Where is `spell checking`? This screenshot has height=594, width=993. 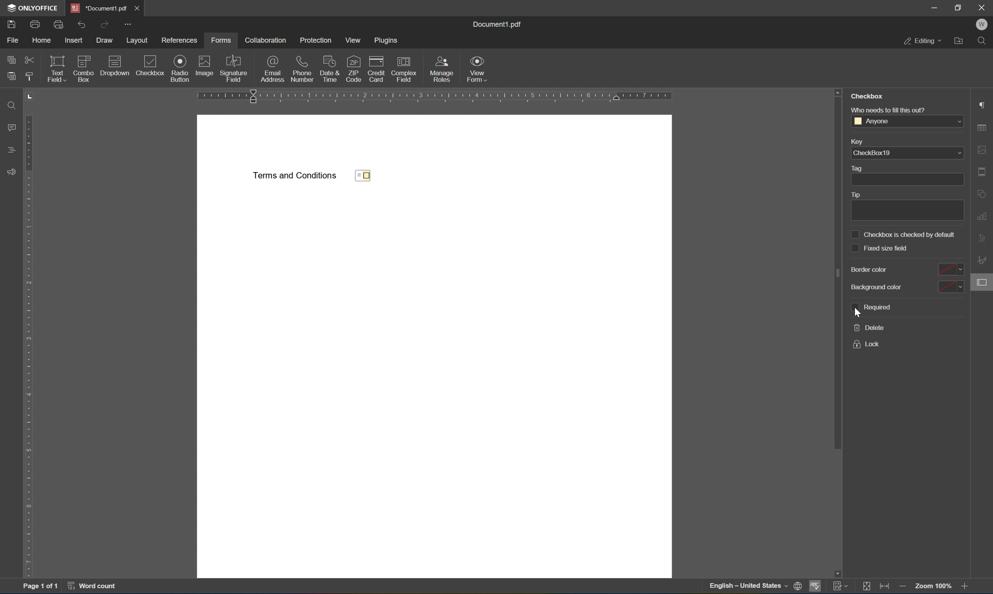 spell checking is located at coordinates (816, 587).